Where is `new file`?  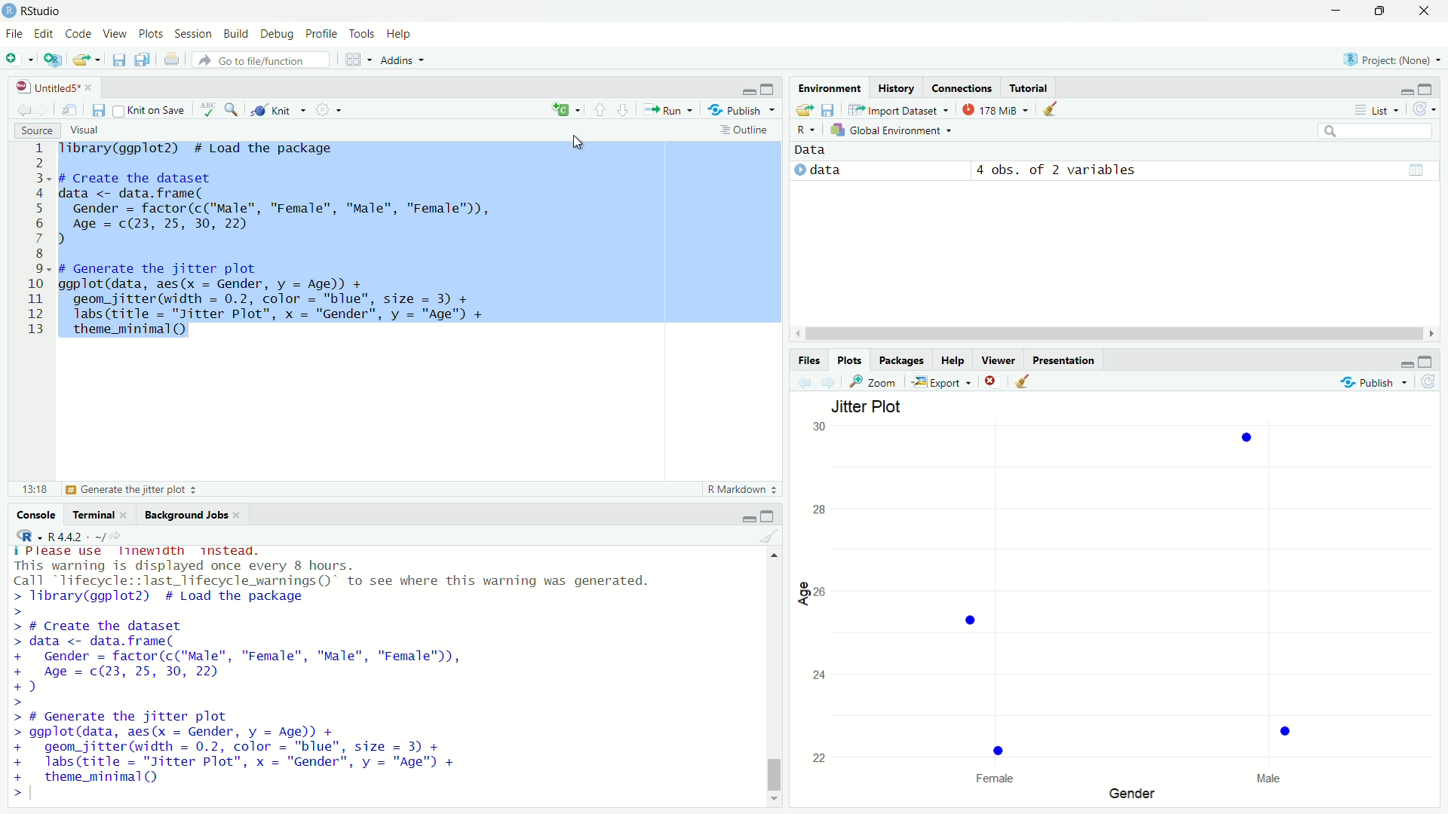
new file is located at coordinates (18, 58).